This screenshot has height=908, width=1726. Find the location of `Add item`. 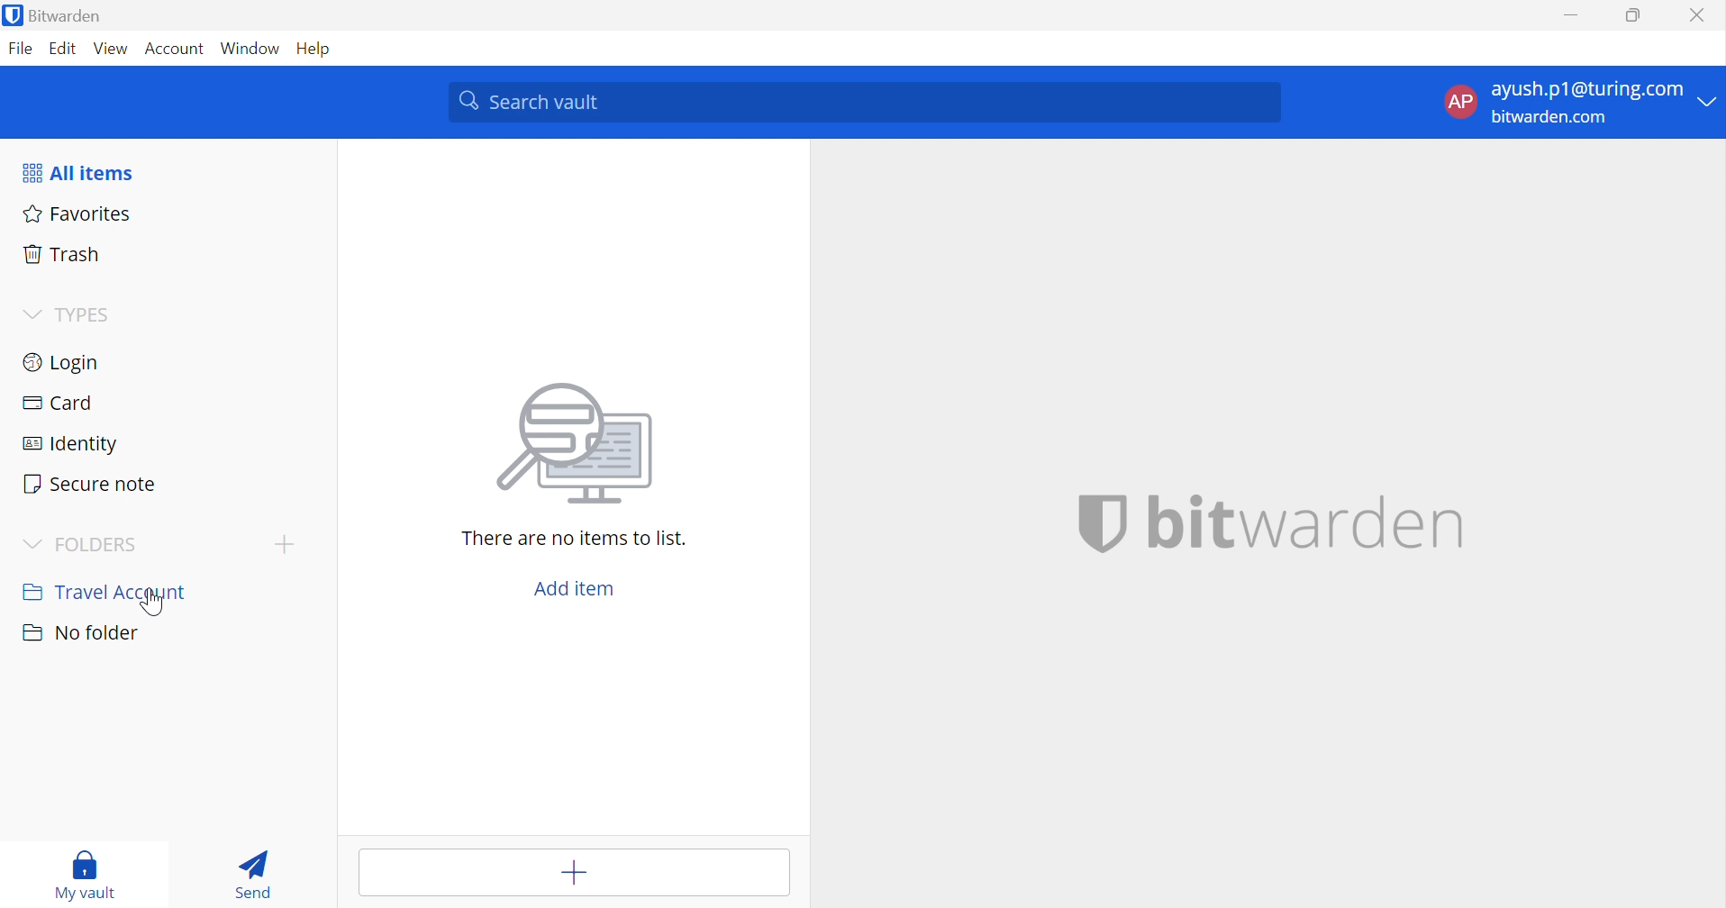

Add item is located at coordinates (577, 585).